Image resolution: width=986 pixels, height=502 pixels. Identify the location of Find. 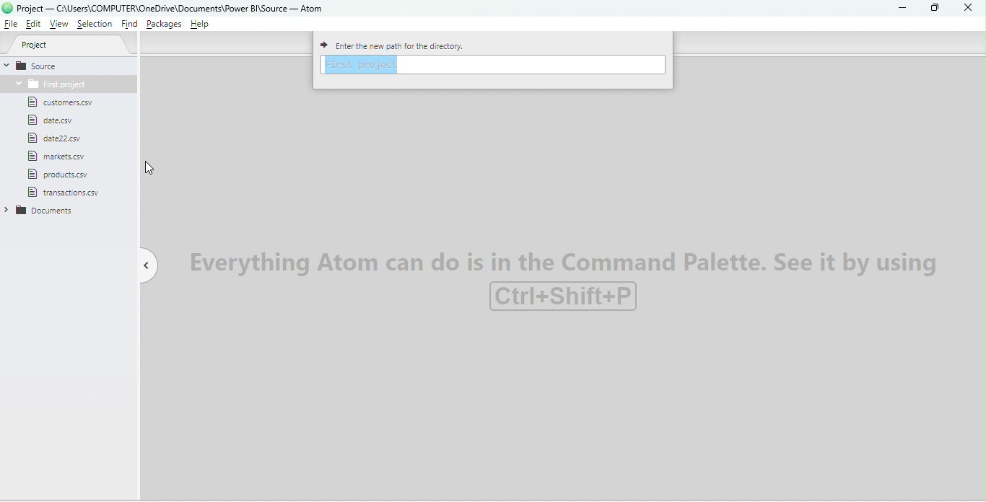
(129, 25).